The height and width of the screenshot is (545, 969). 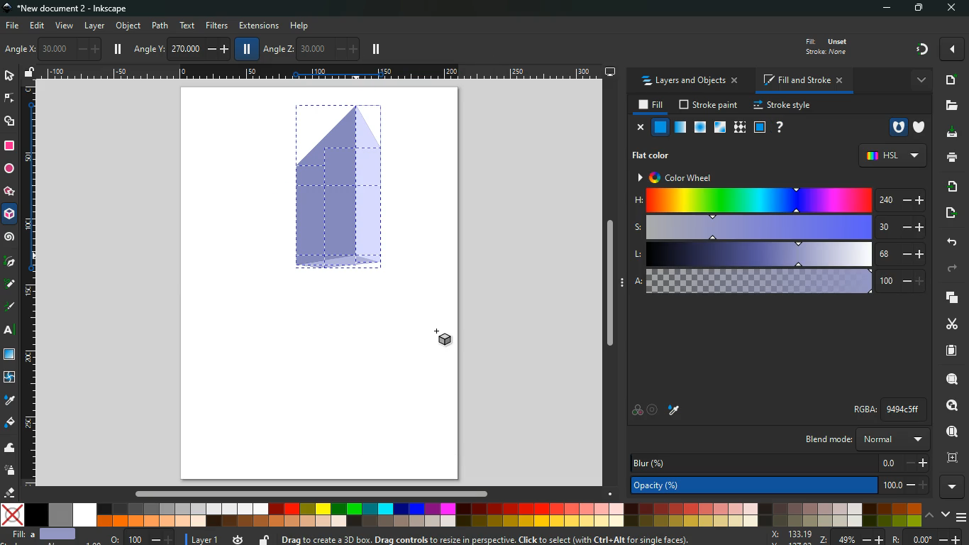 I want to click on window, so click(x=719, y=128).